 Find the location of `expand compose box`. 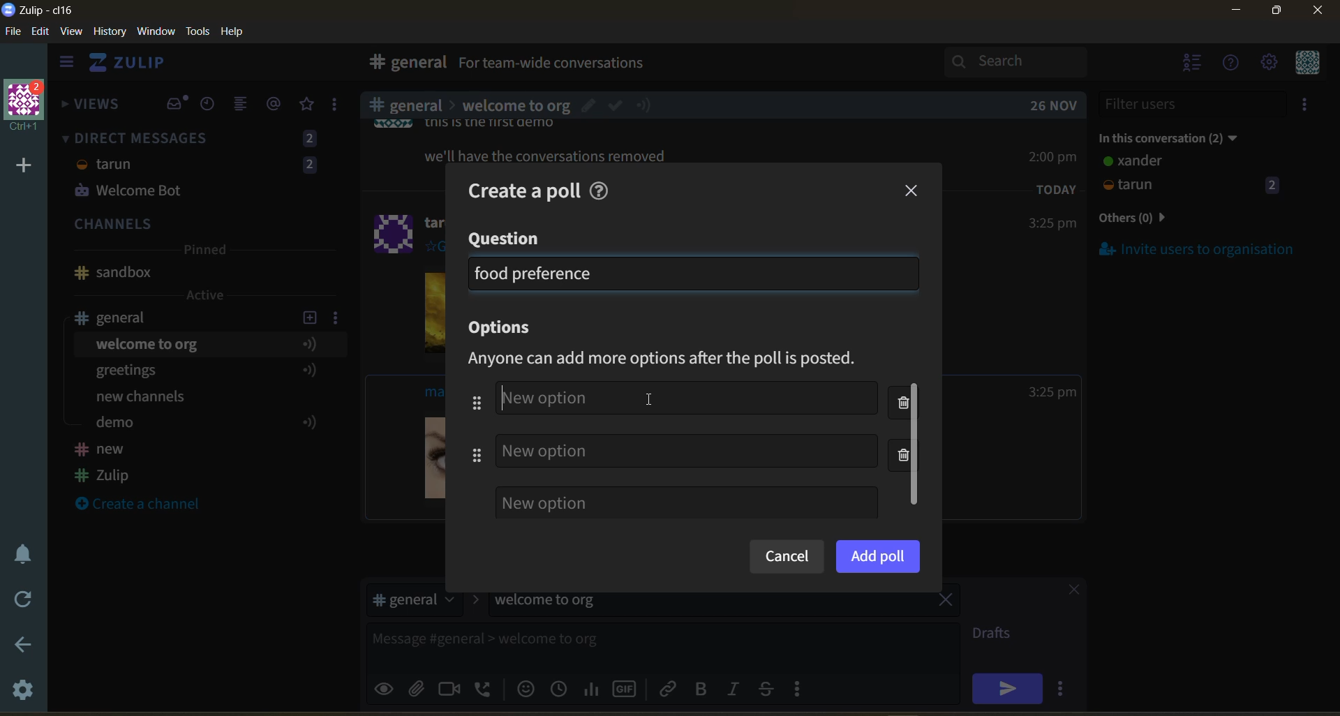

expand compose box is located at coordinates (946, 634).